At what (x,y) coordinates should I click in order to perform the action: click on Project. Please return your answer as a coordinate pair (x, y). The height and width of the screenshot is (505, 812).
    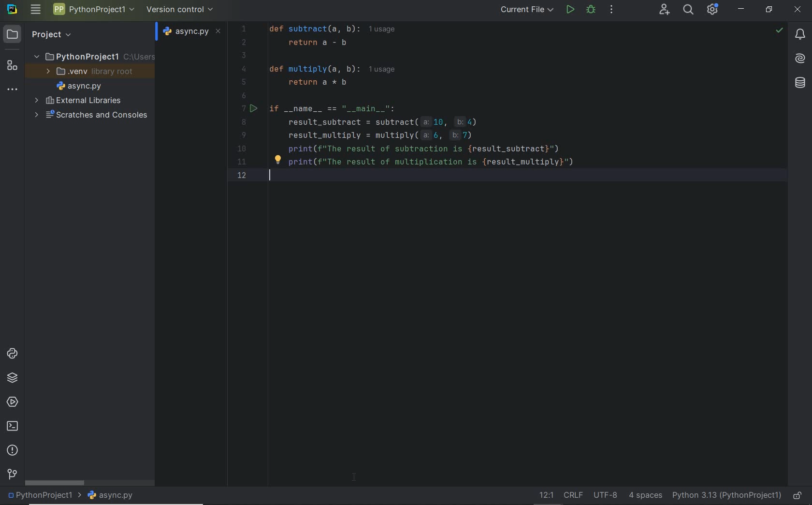
    Looking at the image, I should click on (69, 35).